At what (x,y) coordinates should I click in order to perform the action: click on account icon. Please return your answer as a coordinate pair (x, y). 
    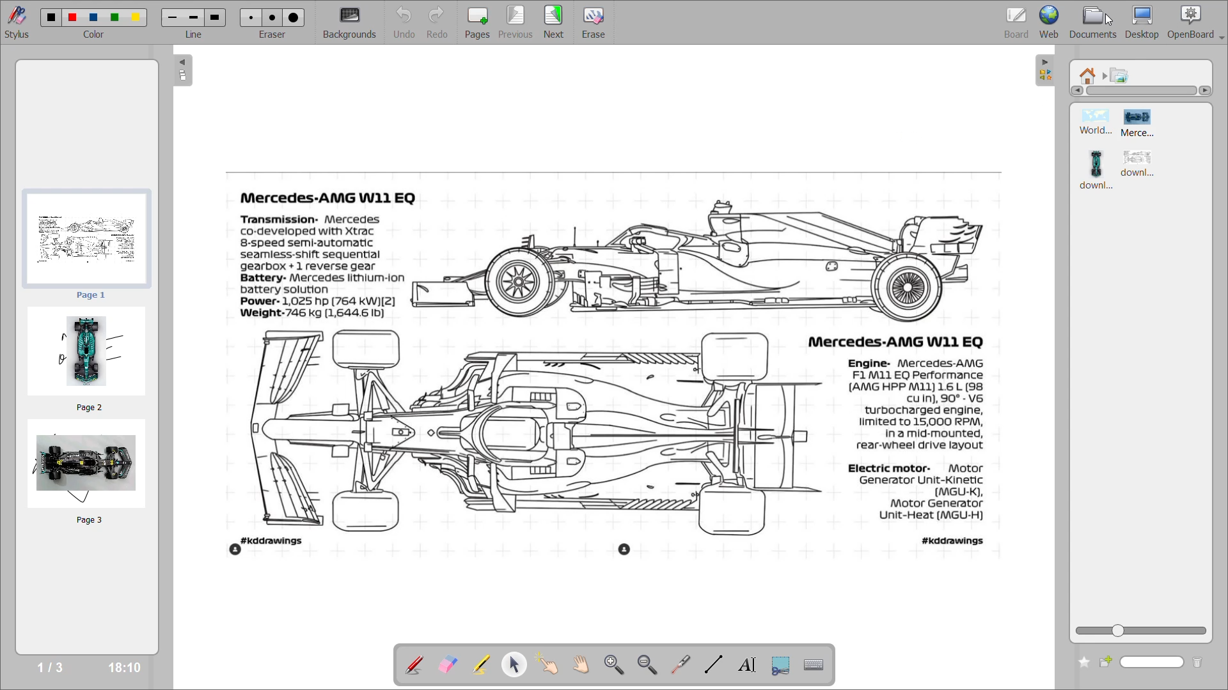
    Looking at the image, I should click on (624, 549).